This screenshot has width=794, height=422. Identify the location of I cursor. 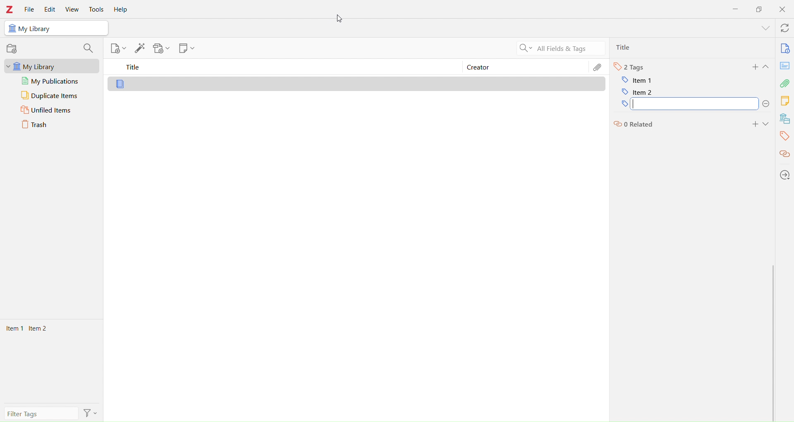
(742, 80).